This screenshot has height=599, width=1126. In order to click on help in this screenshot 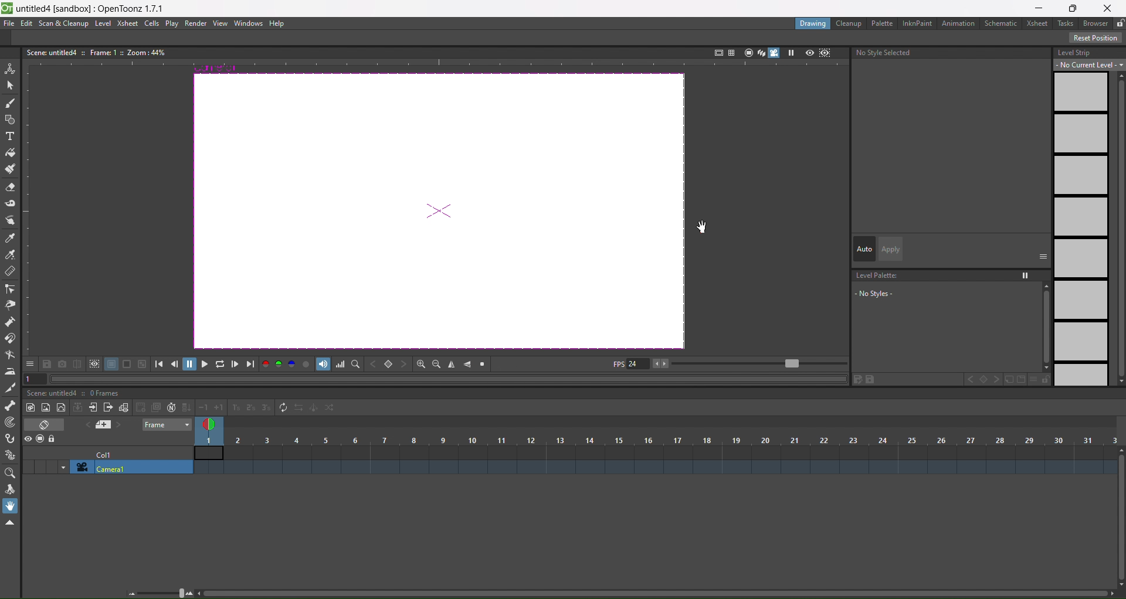, I will do `click(277, 24)`.